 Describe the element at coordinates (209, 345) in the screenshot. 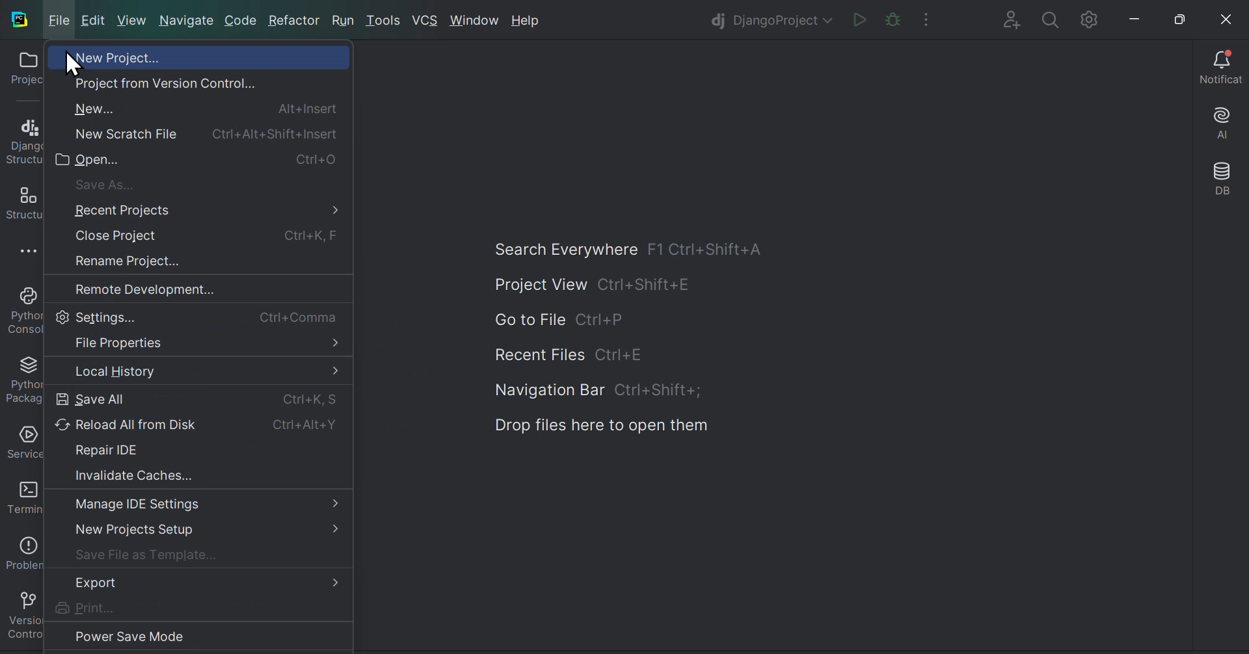

I see ` file properties` at that location.